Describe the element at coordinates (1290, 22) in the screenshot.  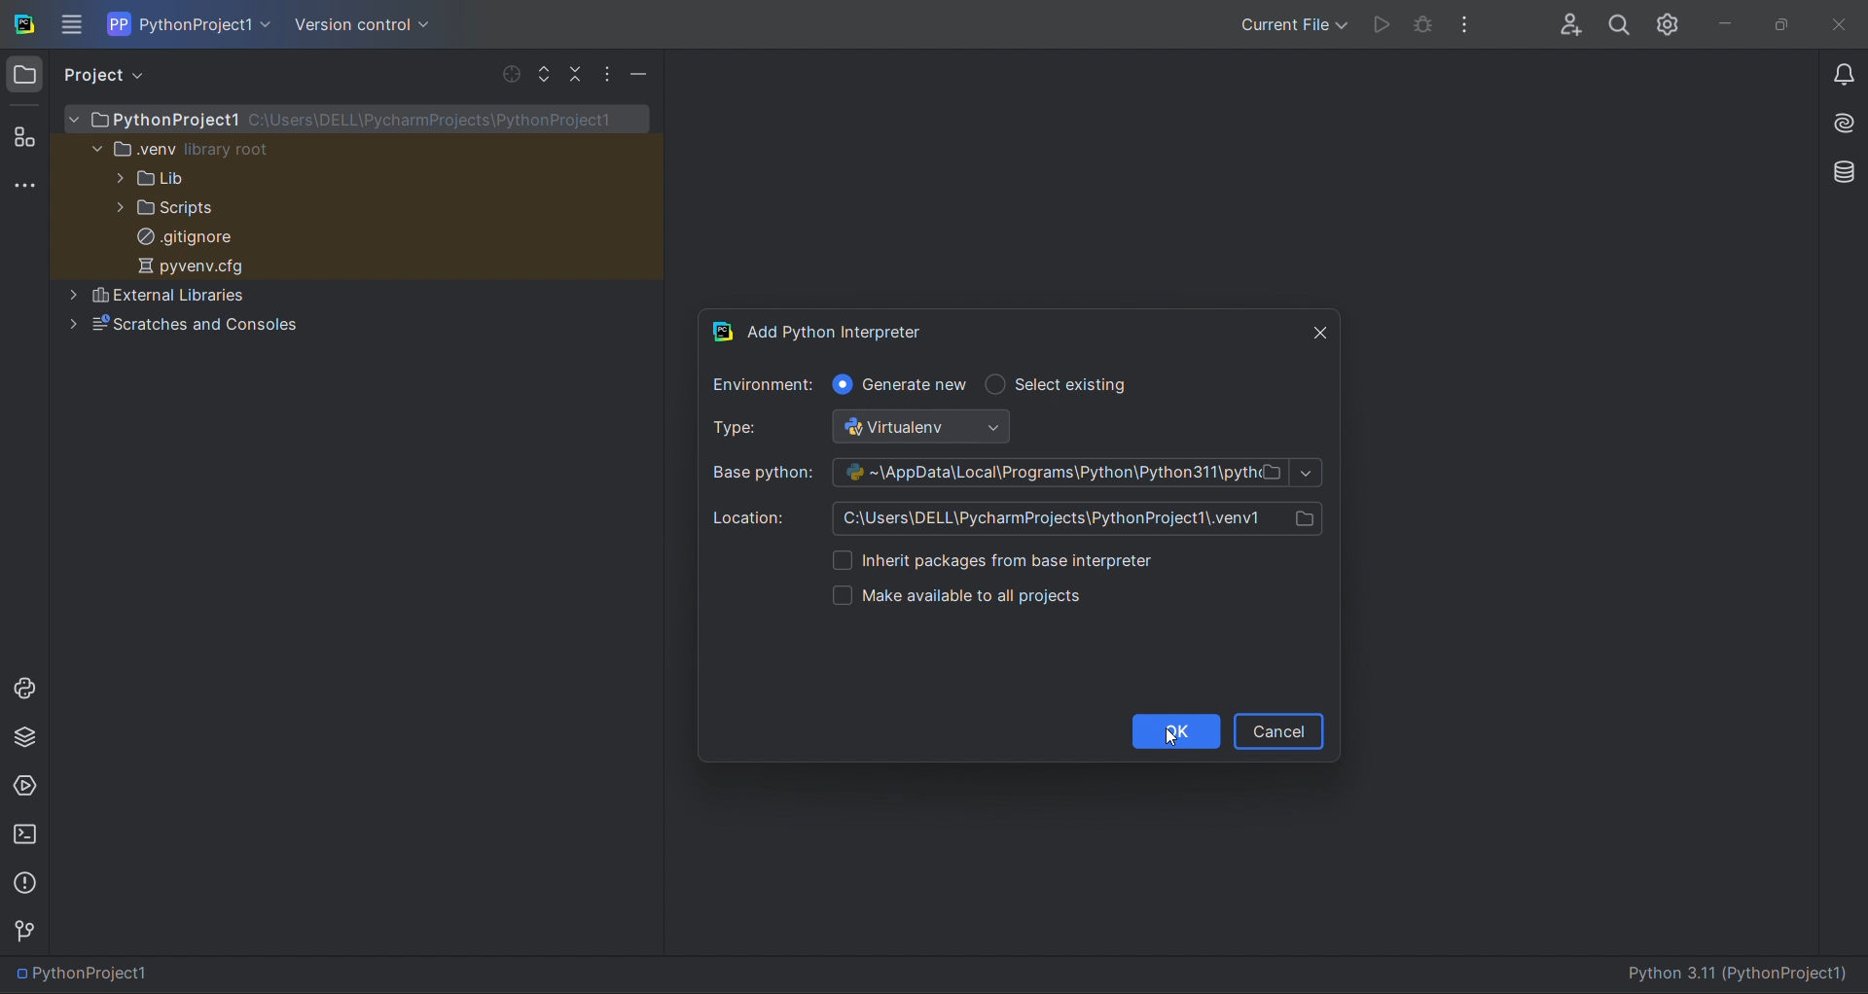
I see `run/debug options` at that location.